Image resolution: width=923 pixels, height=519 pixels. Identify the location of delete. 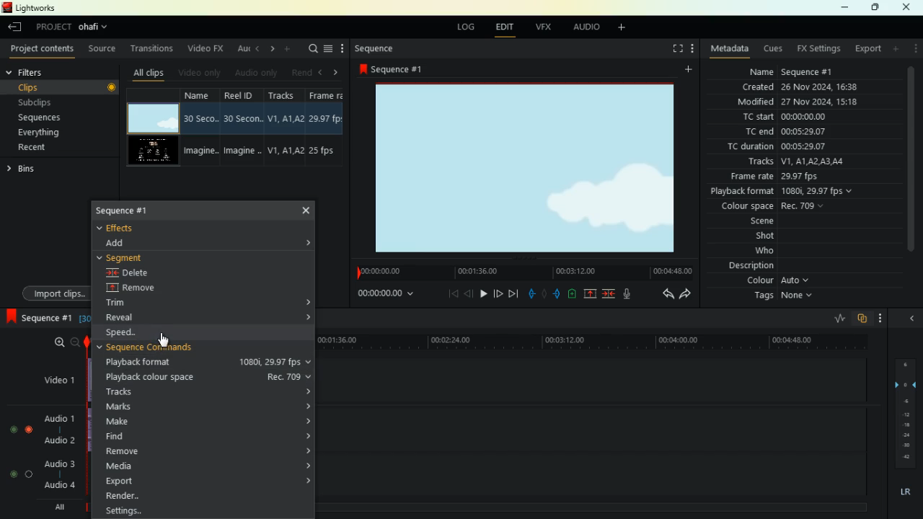
(136, 272).